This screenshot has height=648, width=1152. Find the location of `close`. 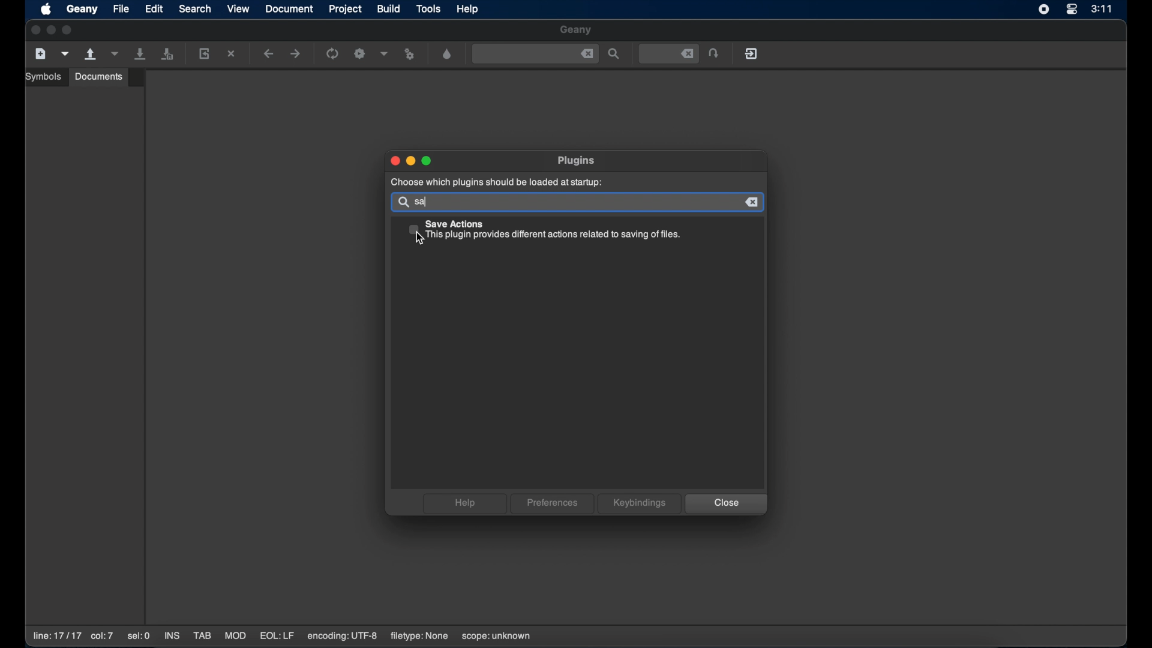

close is located at coordinates (753, 202).